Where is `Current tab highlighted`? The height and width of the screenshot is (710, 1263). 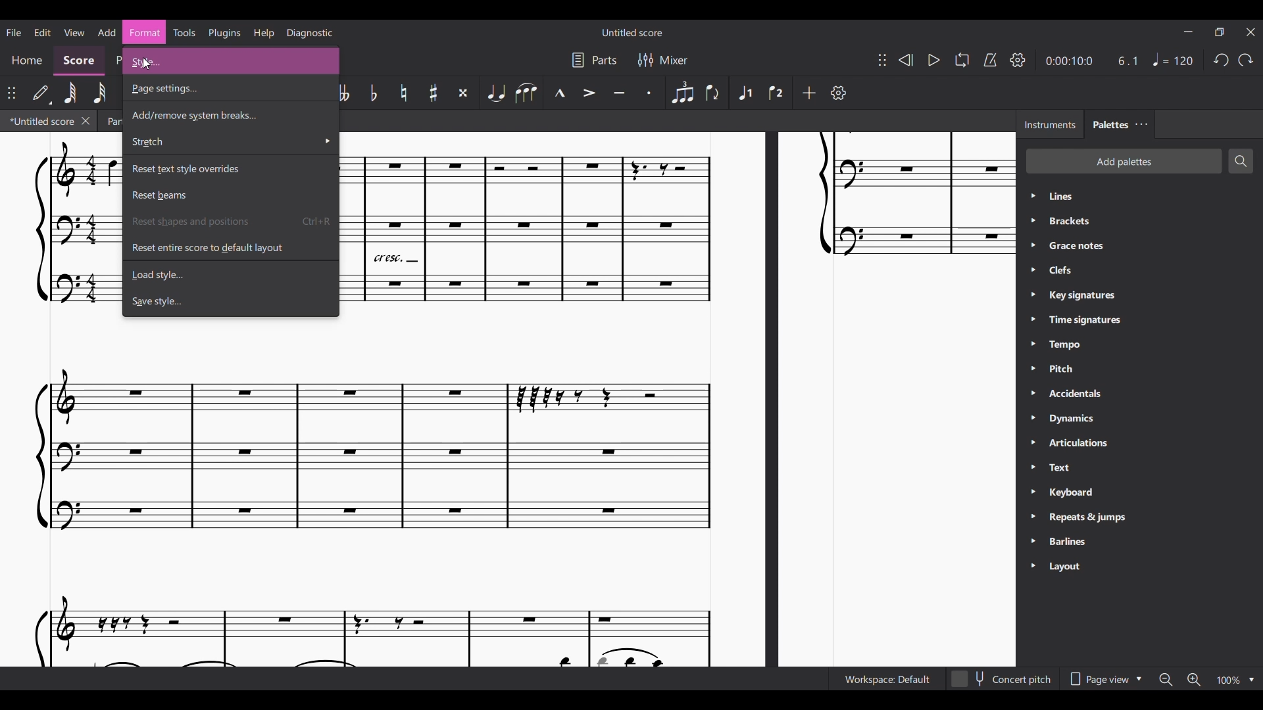 Current tab highlighted is located at coordinates (40, 121).